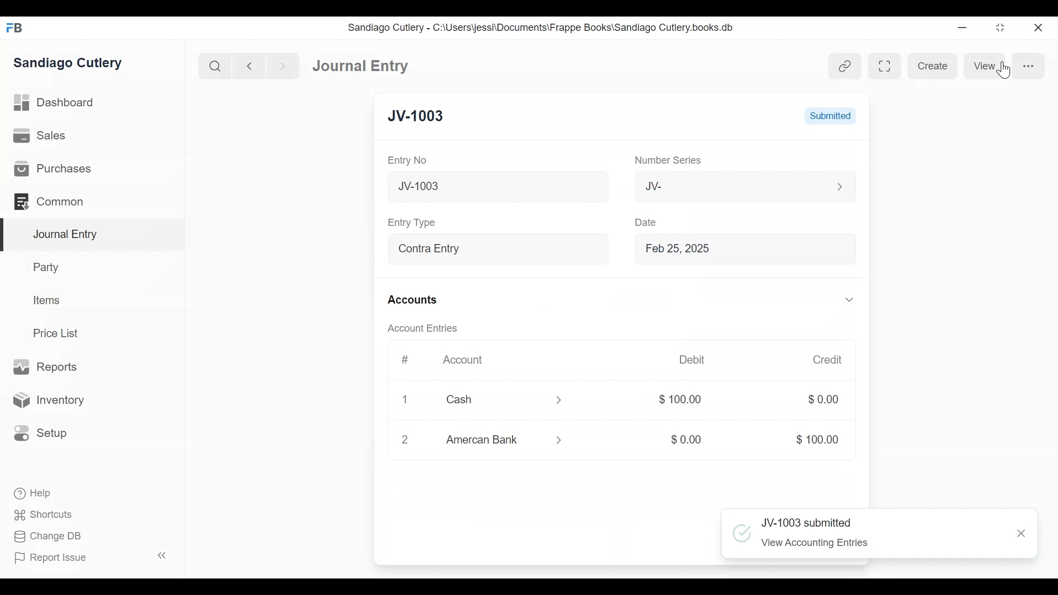 This screenshot has width=1058, height=595. I want to click on Close, so click(406, 401).